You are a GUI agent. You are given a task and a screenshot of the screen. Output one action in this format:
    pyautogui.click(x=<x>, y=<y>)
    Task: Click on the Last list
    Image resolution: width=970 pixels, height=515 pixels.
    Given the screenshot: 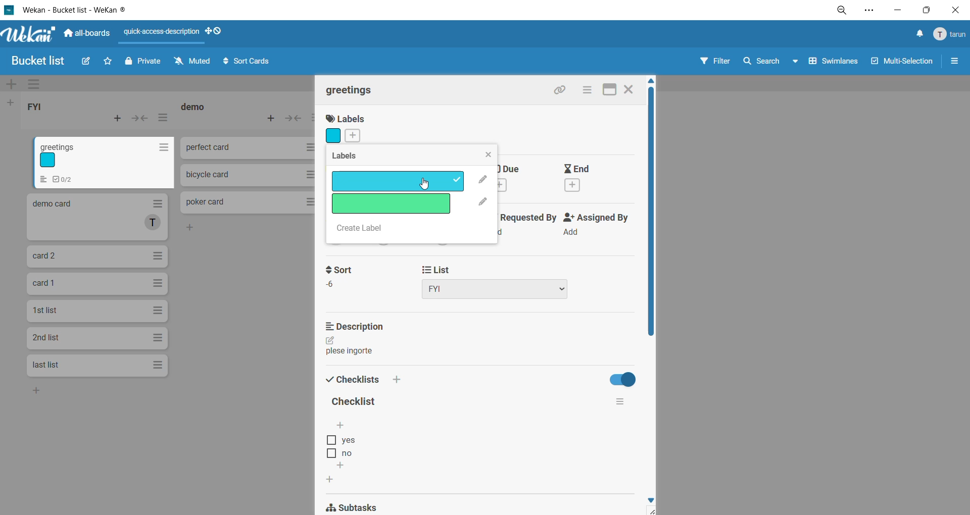 What is the action you would take?
    pyautogui.click(x=98, y=366)
    